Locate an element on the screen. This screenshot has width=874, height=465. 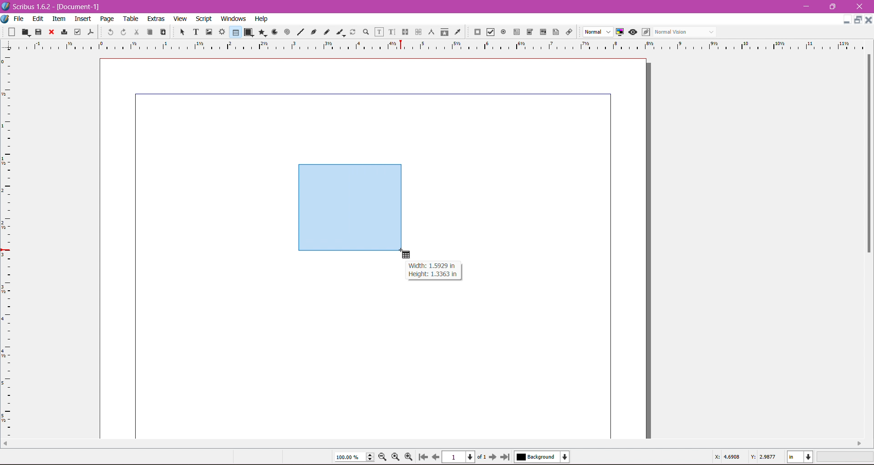
First Page is located at coordinates (422, 458).